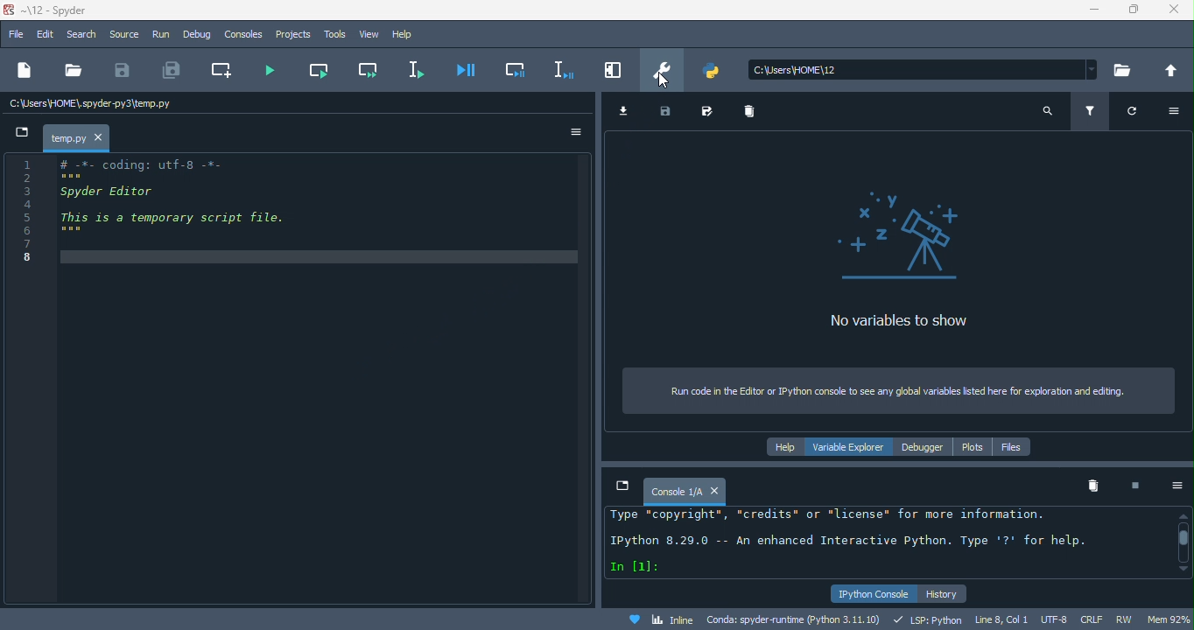 This screenshot has width=1194, height=630. Describe the element at coordinates (562, 69) in the screenshot. I see `debug selection` at that location.